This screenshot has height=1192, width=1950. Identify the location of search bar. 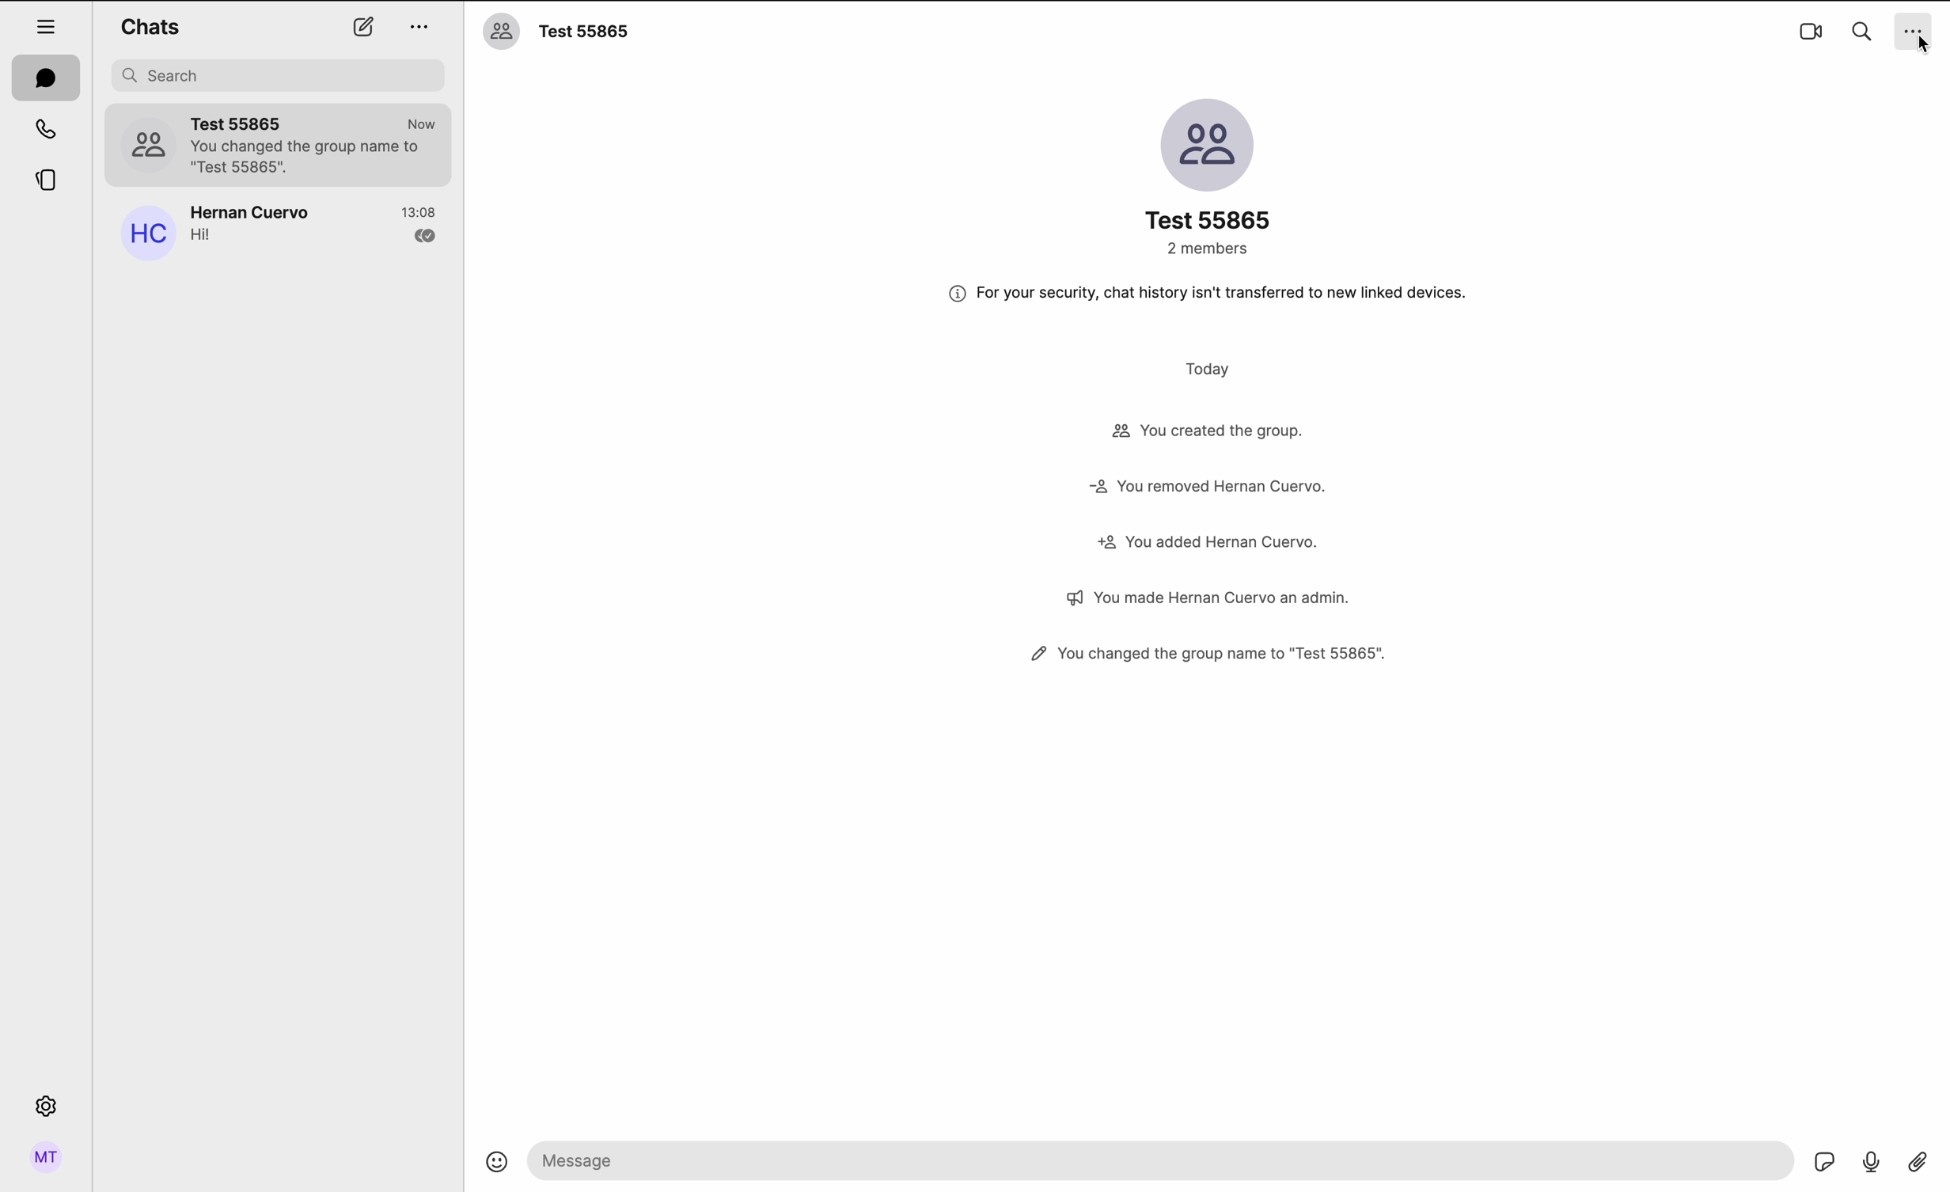
(280, 75).